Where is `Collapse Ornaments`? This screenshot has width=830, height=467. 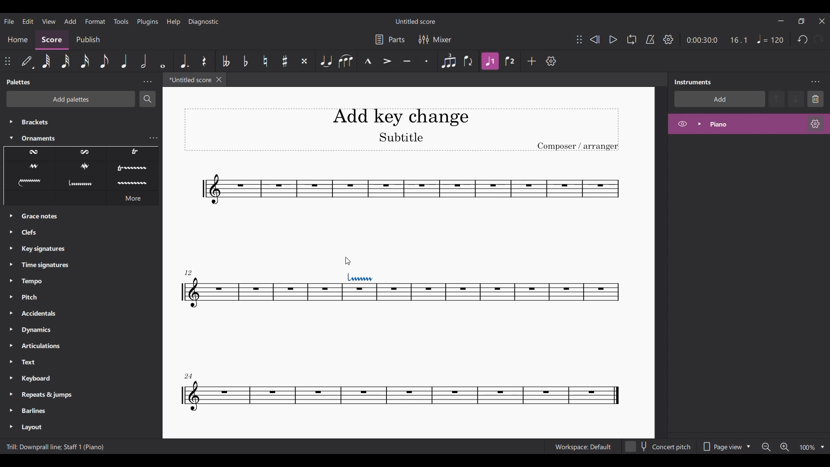 Collapse Ornaments is located at coordinates (12, 138).